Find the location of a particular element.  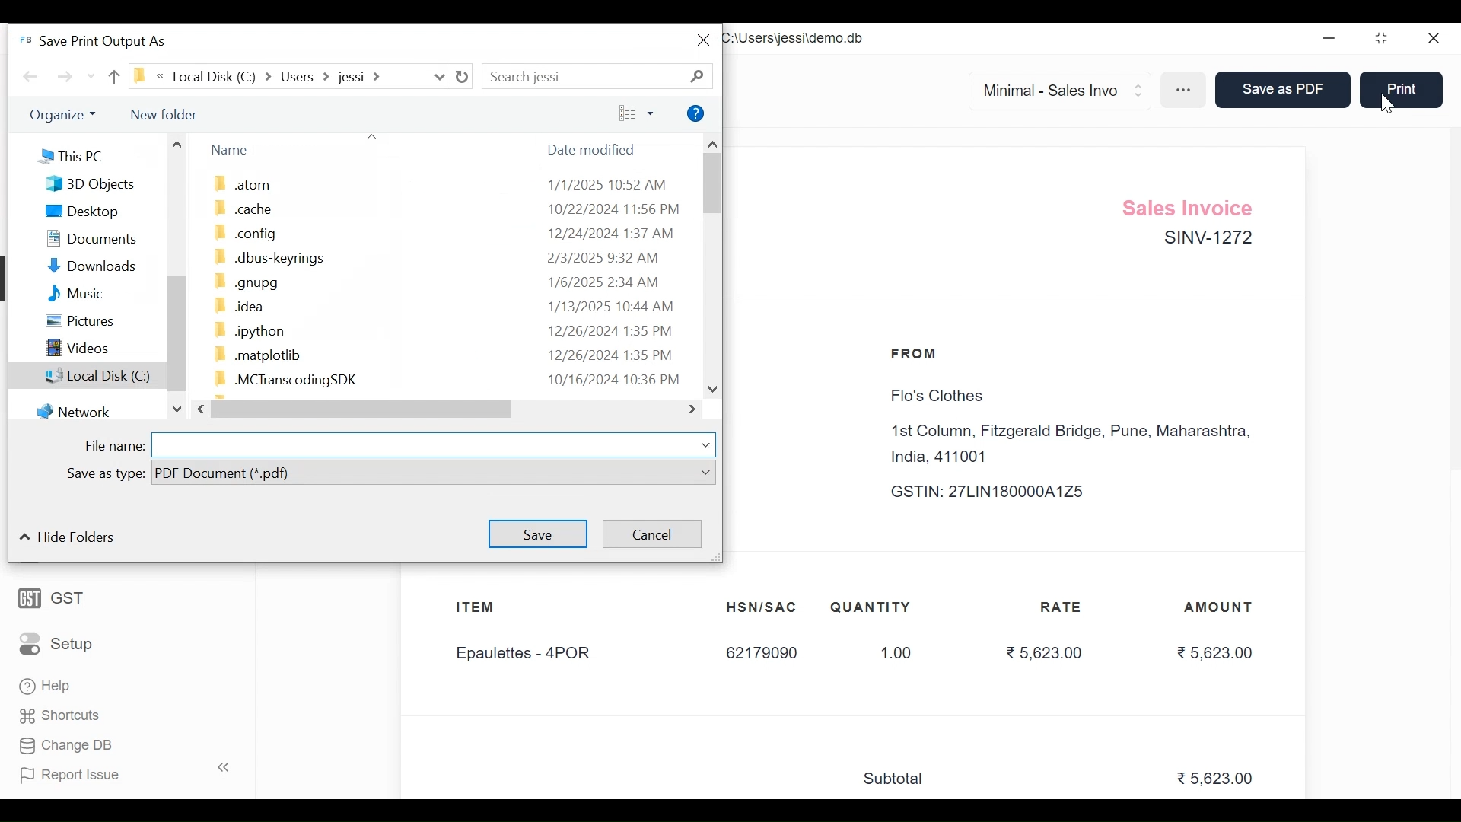

5,623.00 is located at coordinates (1042, 652).